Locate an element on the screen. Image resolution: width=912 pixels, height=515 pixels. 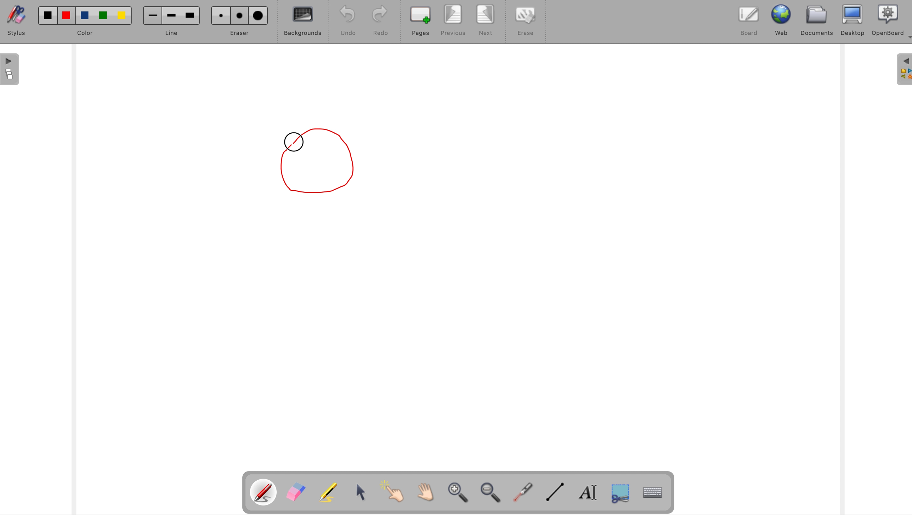
sidebar is located at coordinates (902, 70).